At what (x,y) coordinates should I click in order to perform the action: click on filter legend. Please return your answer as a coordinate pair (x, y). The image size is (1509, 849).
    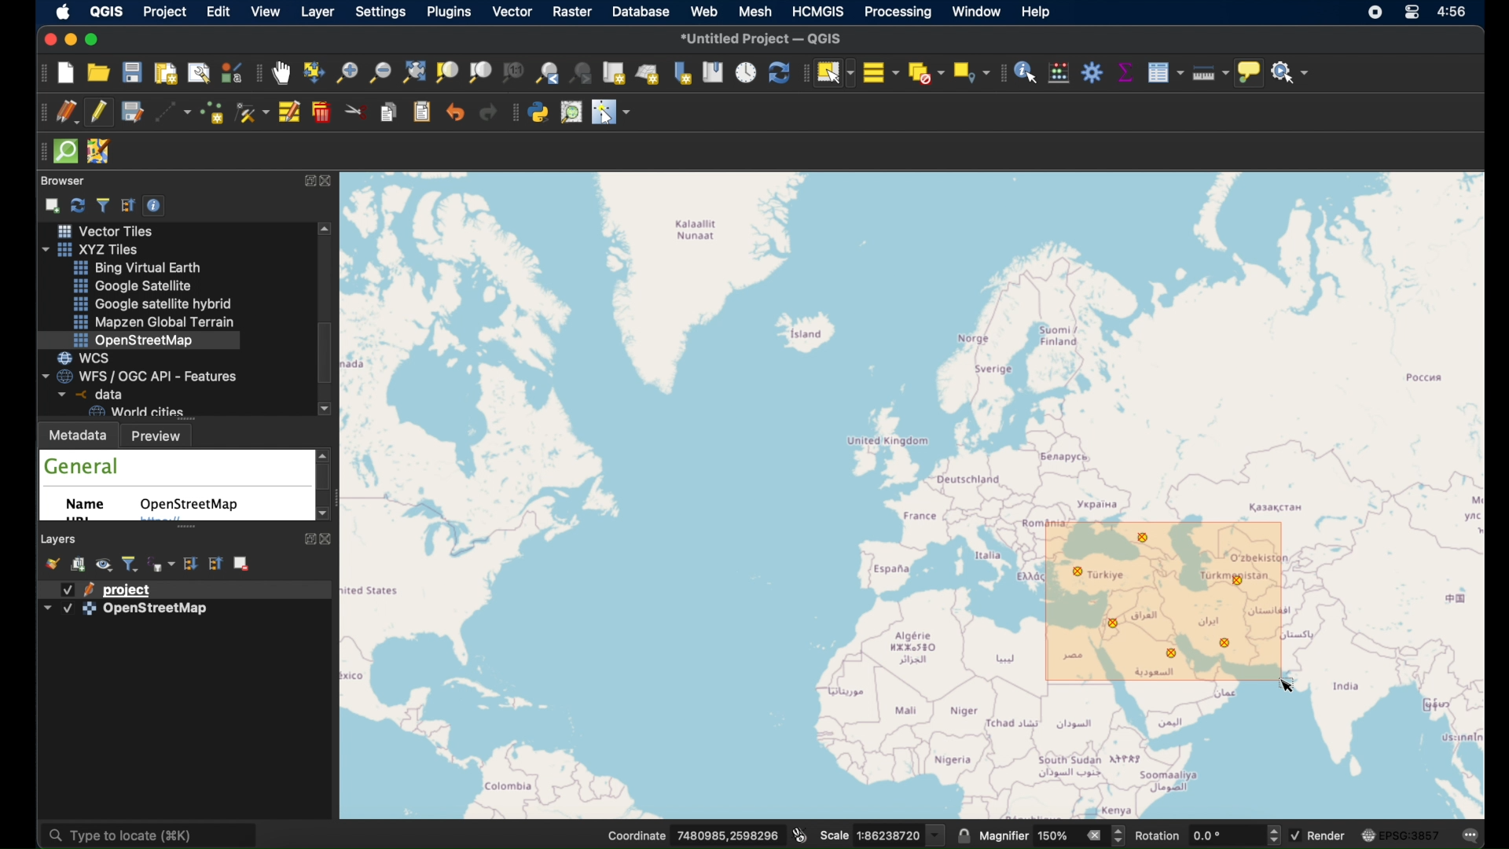
    Looking at the image, I should click on (131, 564).